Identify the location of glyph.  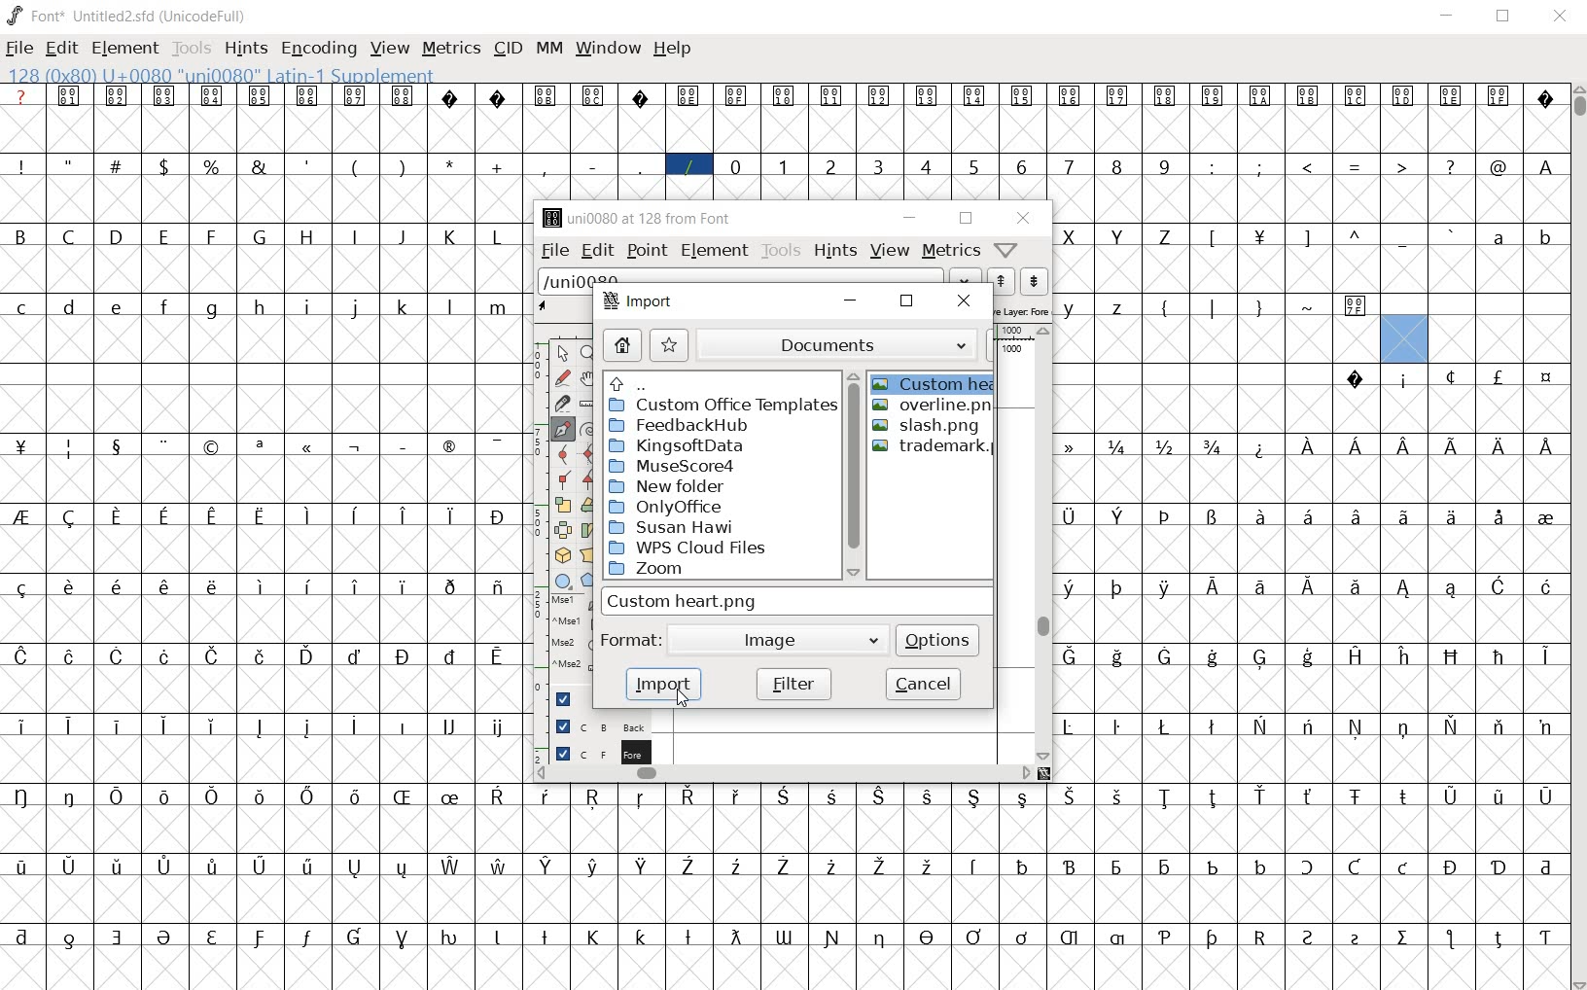
(1214, 657).